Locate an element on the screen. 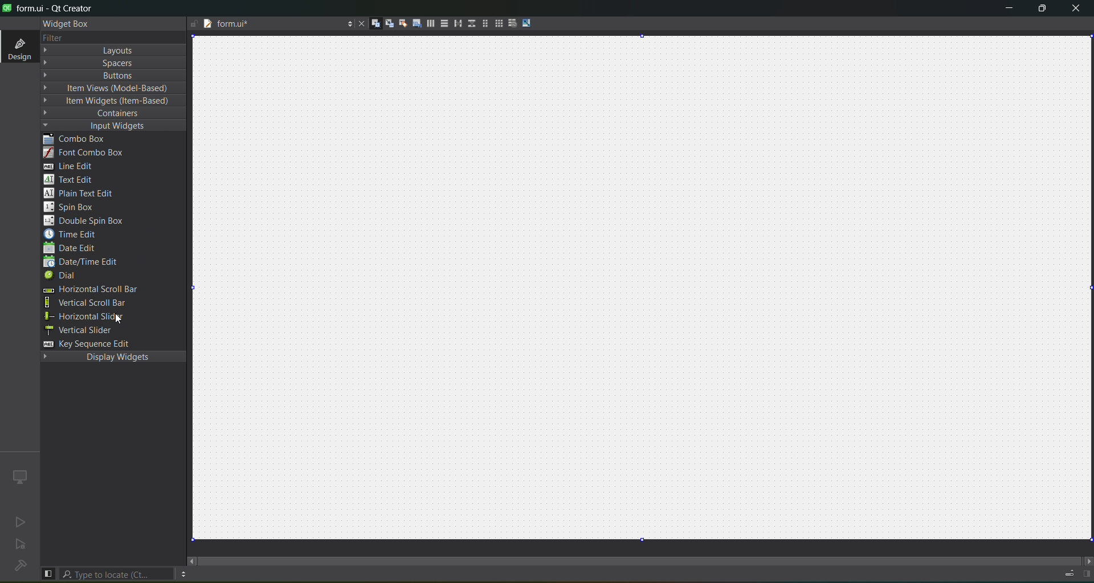  filter is located at coordinates (51, 38).